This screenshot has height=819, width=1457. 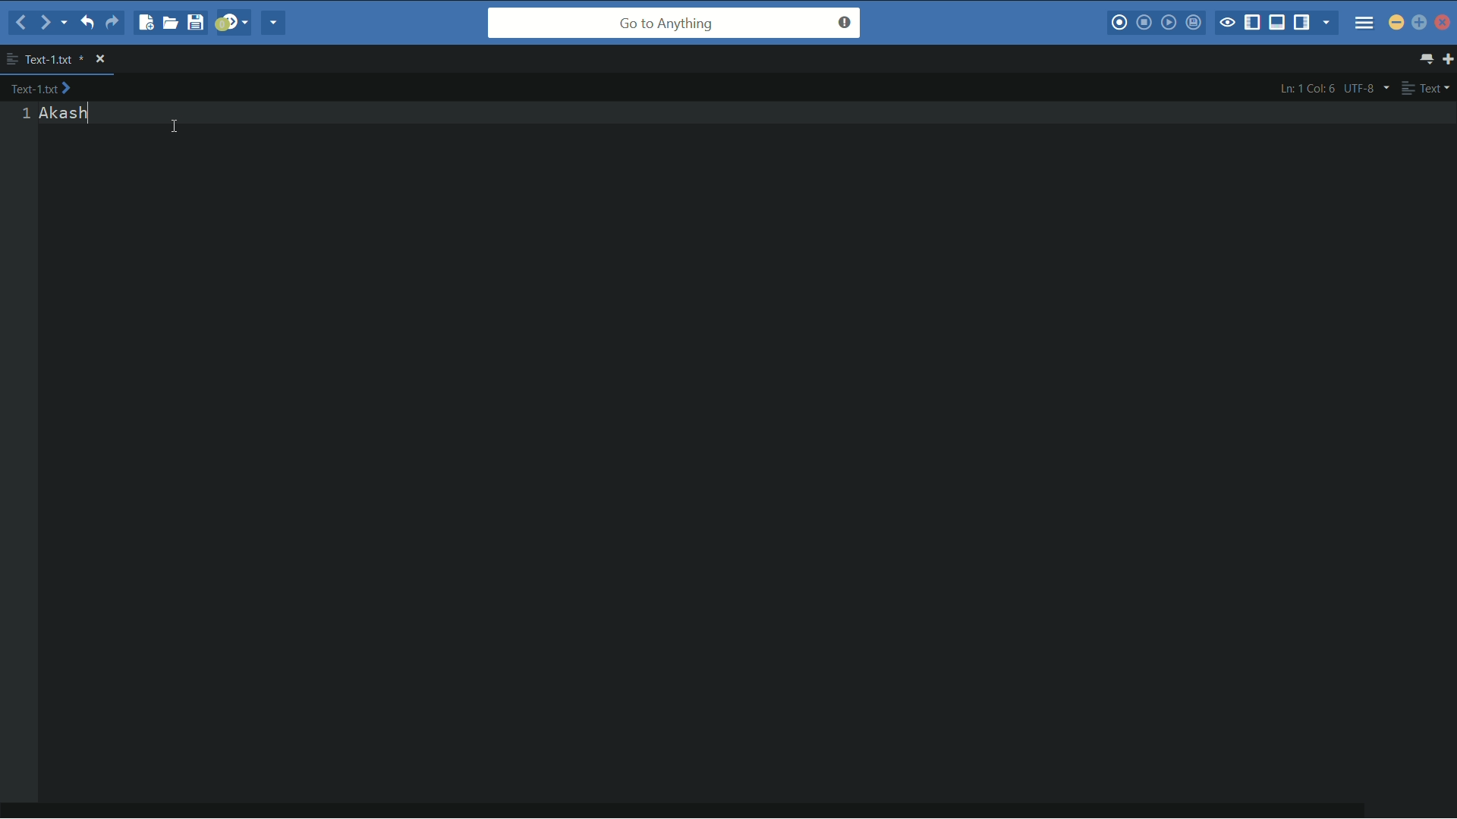 What do you see at coordinates (115, 22) in the screenshot?
I see `redo` at bounding box center [115, 22].